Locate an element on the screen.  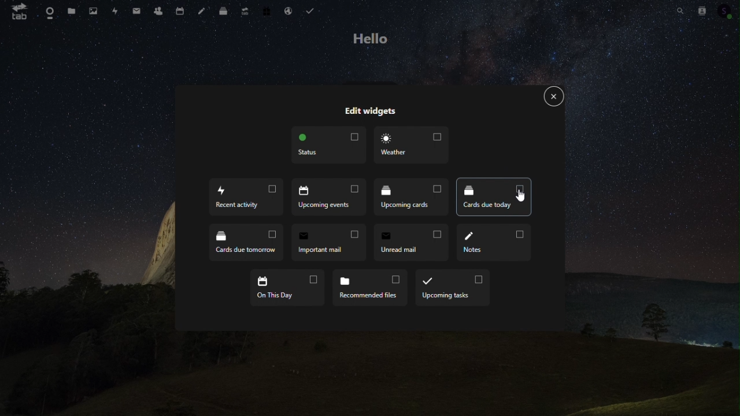
Email hosting is located at coordinates (288, 10).